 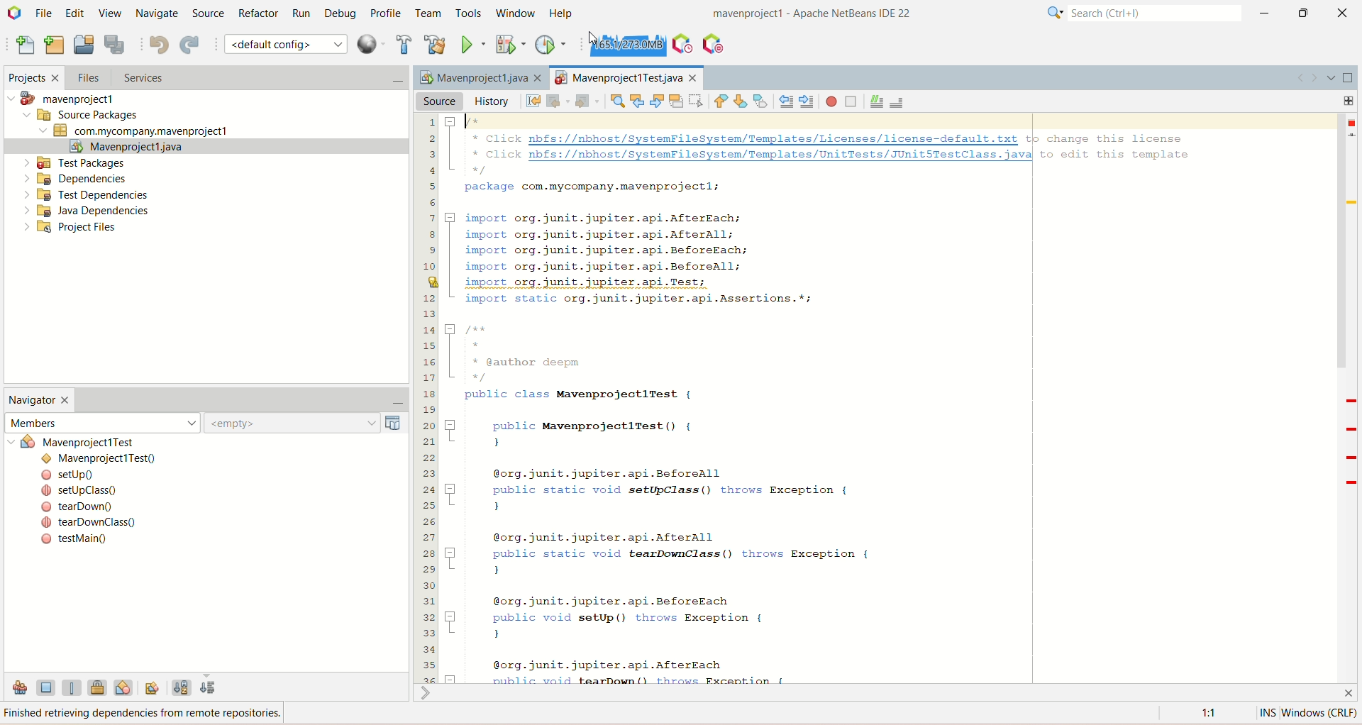 I want to click on source, so click(x=441, y=99).